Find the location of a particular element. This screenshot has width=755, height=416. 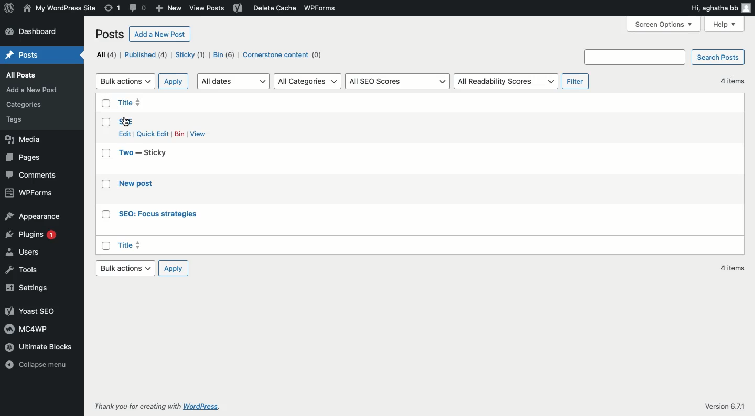

New post is located at coordinates (143, 185).